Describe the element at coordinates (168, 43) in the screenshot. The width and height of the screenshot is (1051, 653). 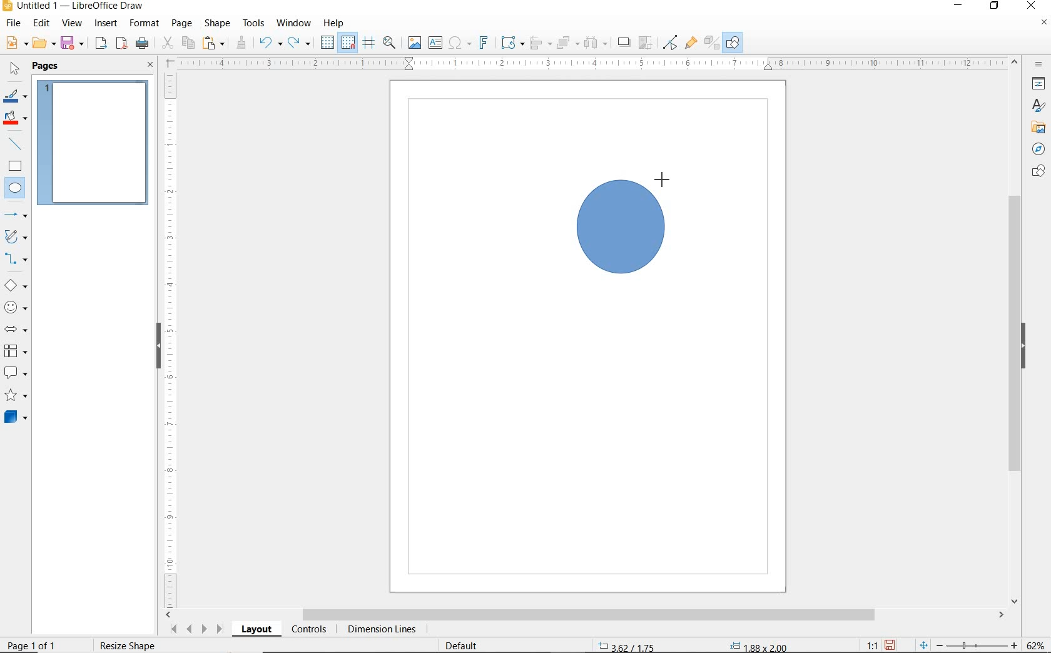
I see `CUT` at that location.